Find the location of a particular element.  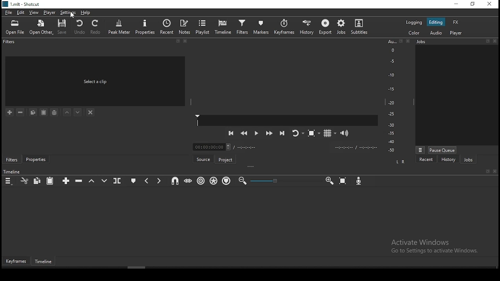

Left and Right is located at coordinates (402, 162).